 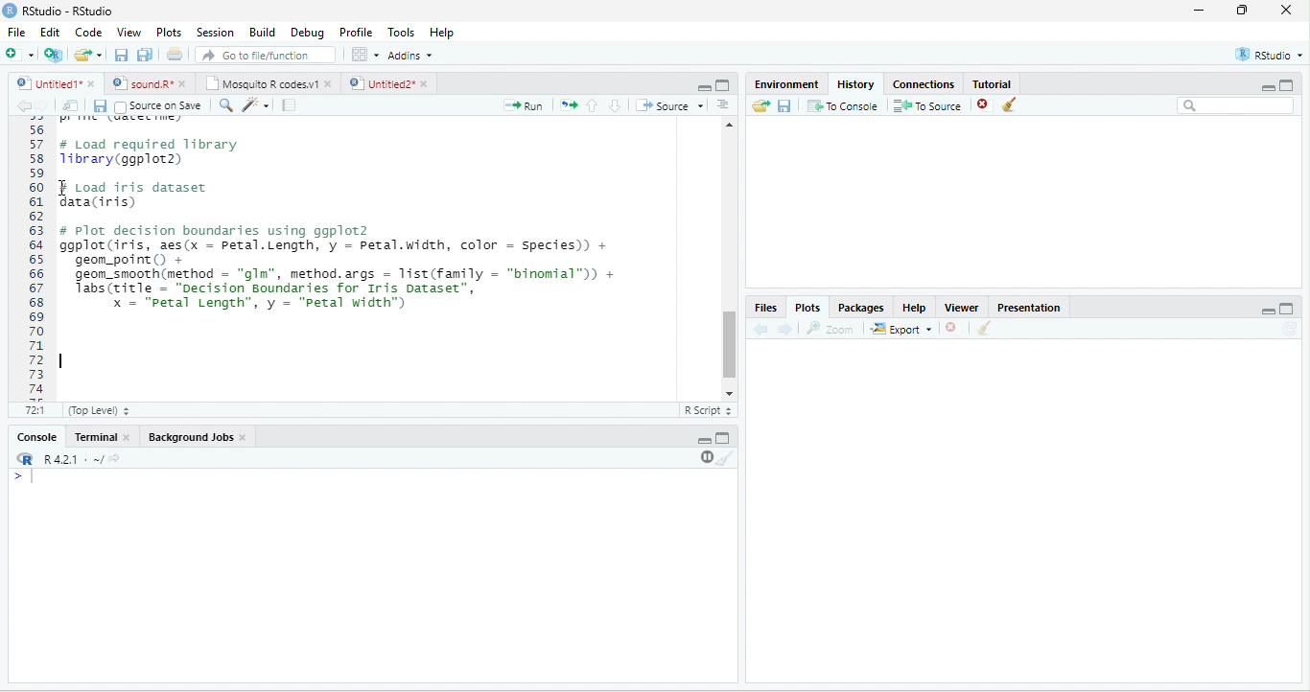 What do you see at coordinates (47, 83) in the screenshot?
I see `Untitled` at bounding box center [47, 83].